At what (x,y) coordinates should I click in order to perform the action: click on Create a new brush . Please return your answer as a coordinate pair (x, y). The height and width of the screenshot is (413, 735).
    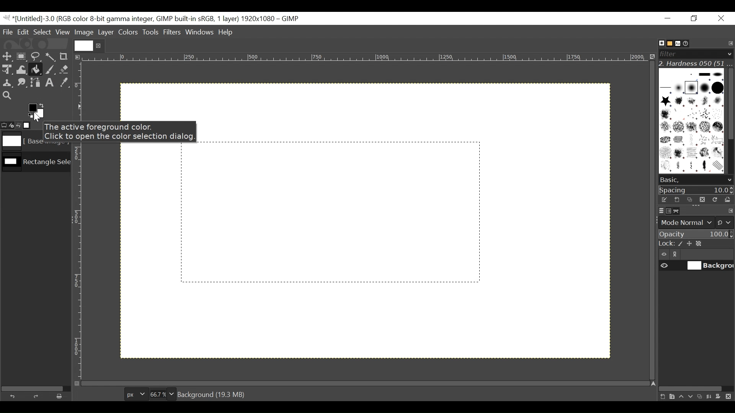
    Looking at the image, I should click on (676, 200).